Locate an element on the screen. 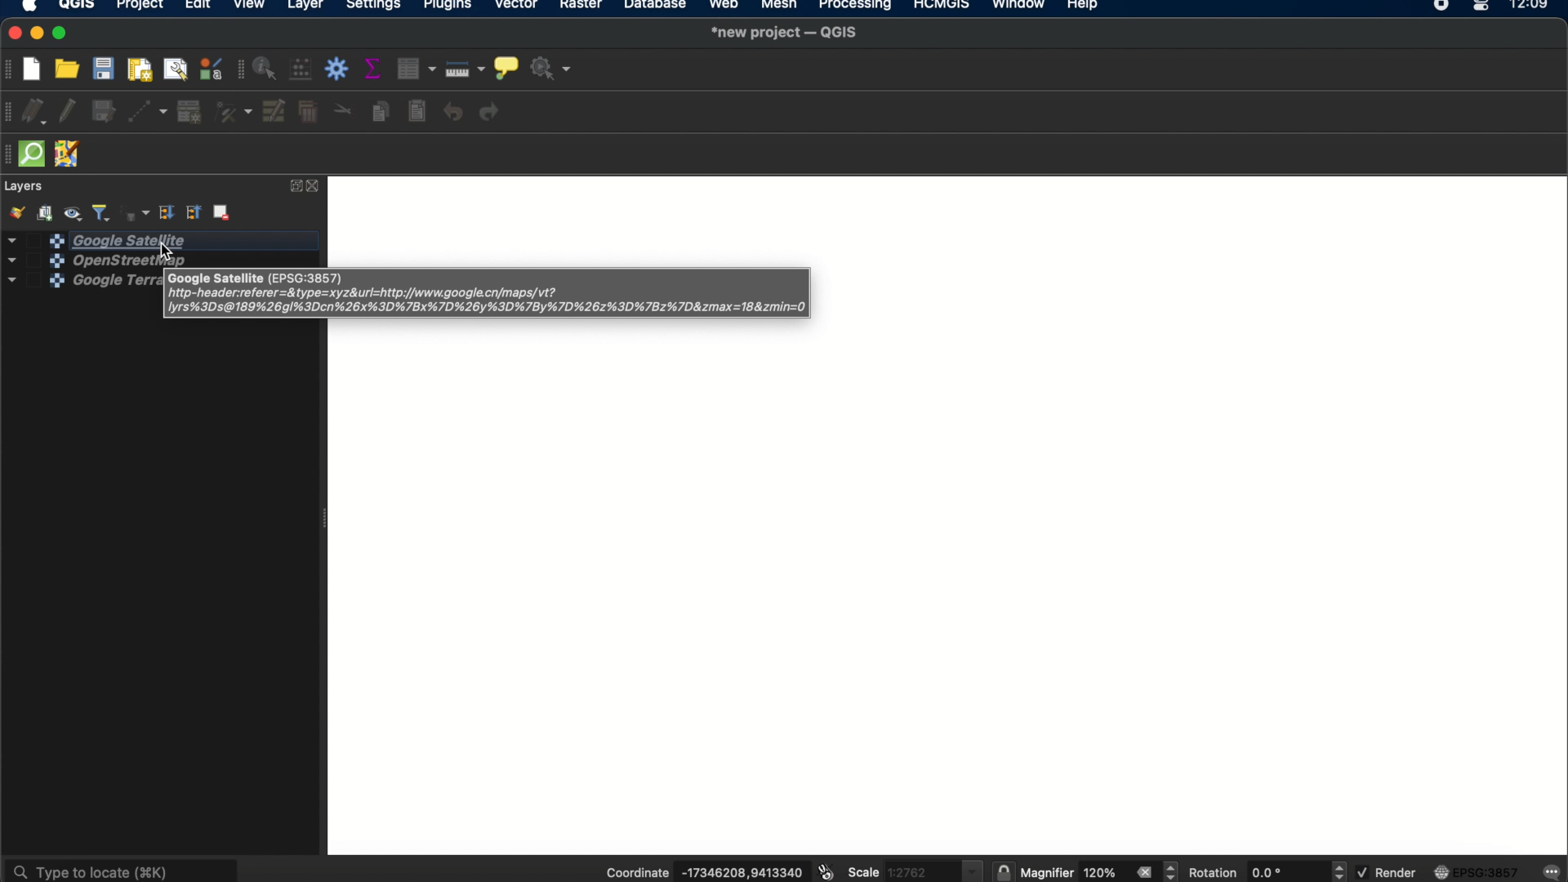  cut features is located at coordinates (342, 110).